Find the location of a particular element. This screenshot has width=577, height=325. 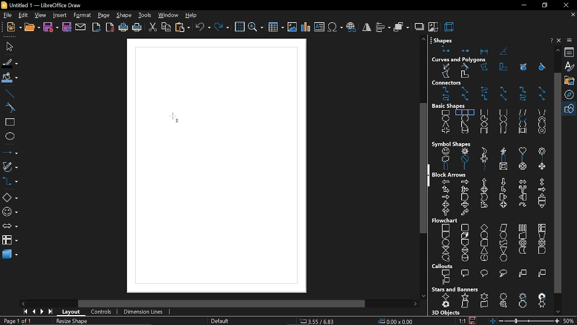

gallery is located at coordinates (571, 81).